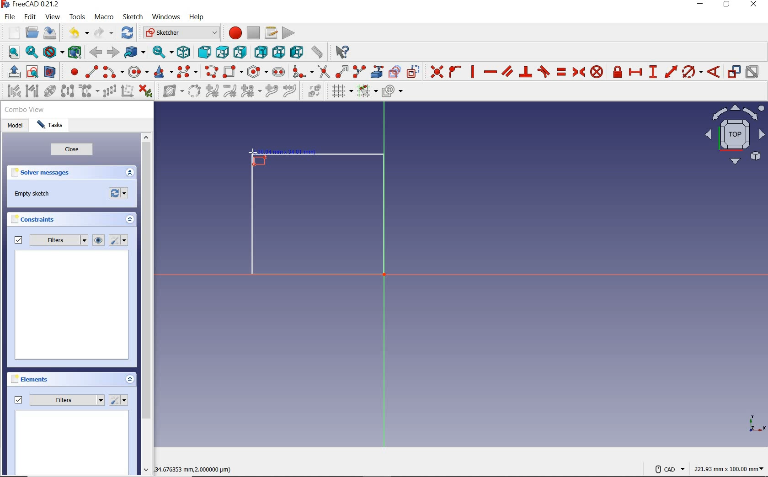  Describe the element at coordinates (230, 92) in the screenshot. I see `decrease B-Spline degree` at that location.